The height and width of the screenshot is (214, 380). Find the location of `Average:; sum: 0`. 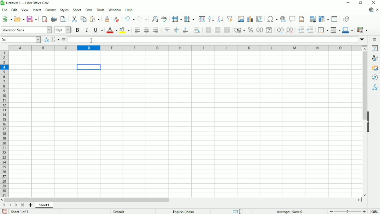

Average:; sum: 0 is located at coordinates (290, 211).